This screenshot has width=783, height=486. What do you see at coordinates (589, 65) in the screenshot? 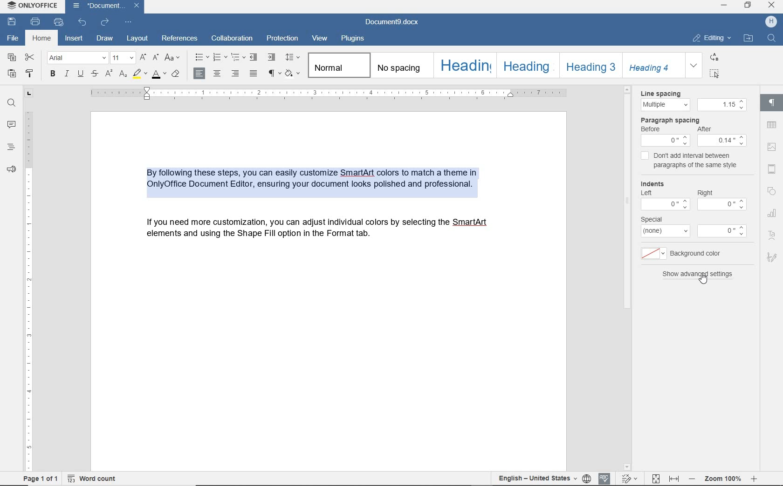
I see `heading 3` at bounding box center [589, 65].